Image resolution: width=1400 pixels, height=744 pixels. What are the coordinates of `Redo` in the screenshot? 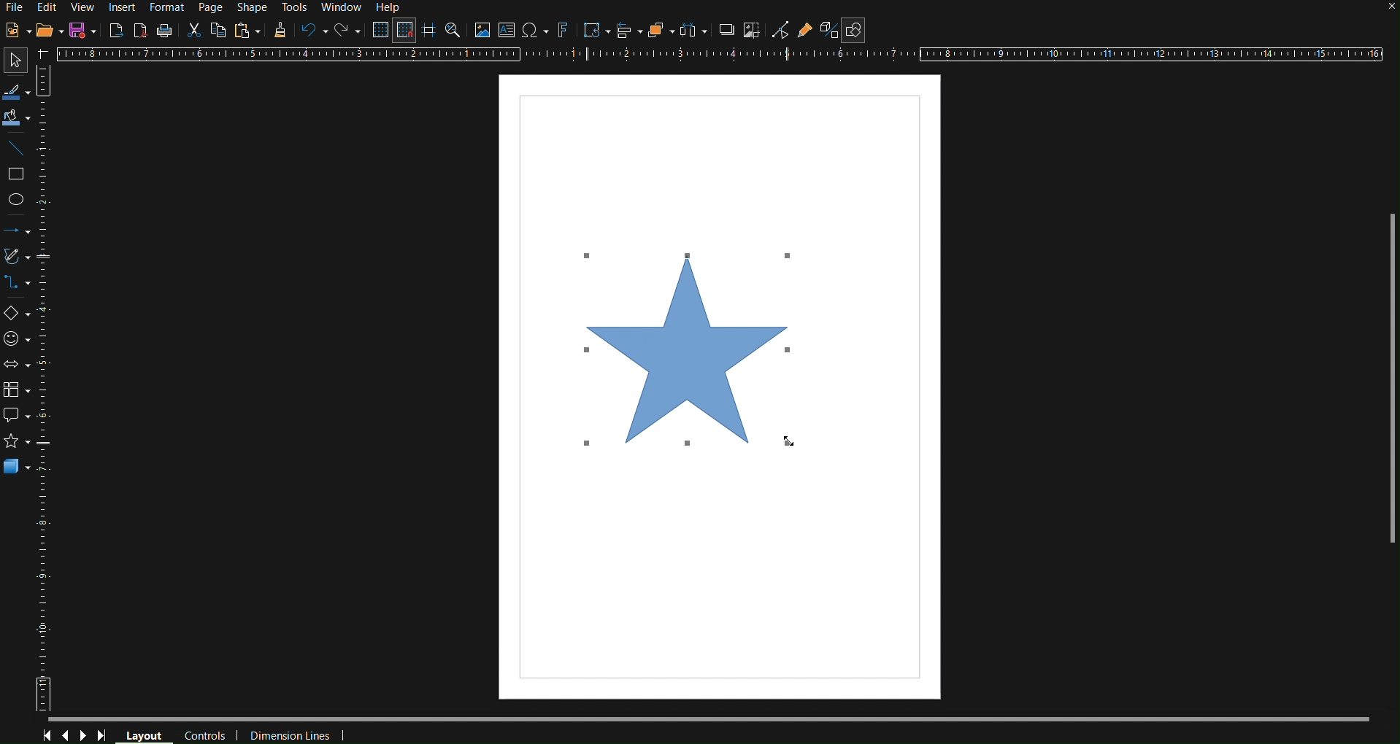 It's located at (345, 31).